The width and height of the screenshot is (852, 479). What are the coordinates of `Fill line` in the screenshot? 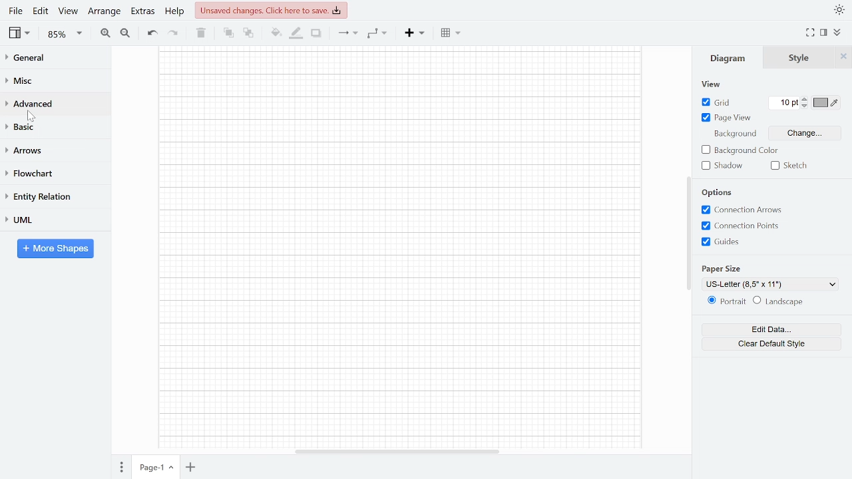 It's located at (296, 35).